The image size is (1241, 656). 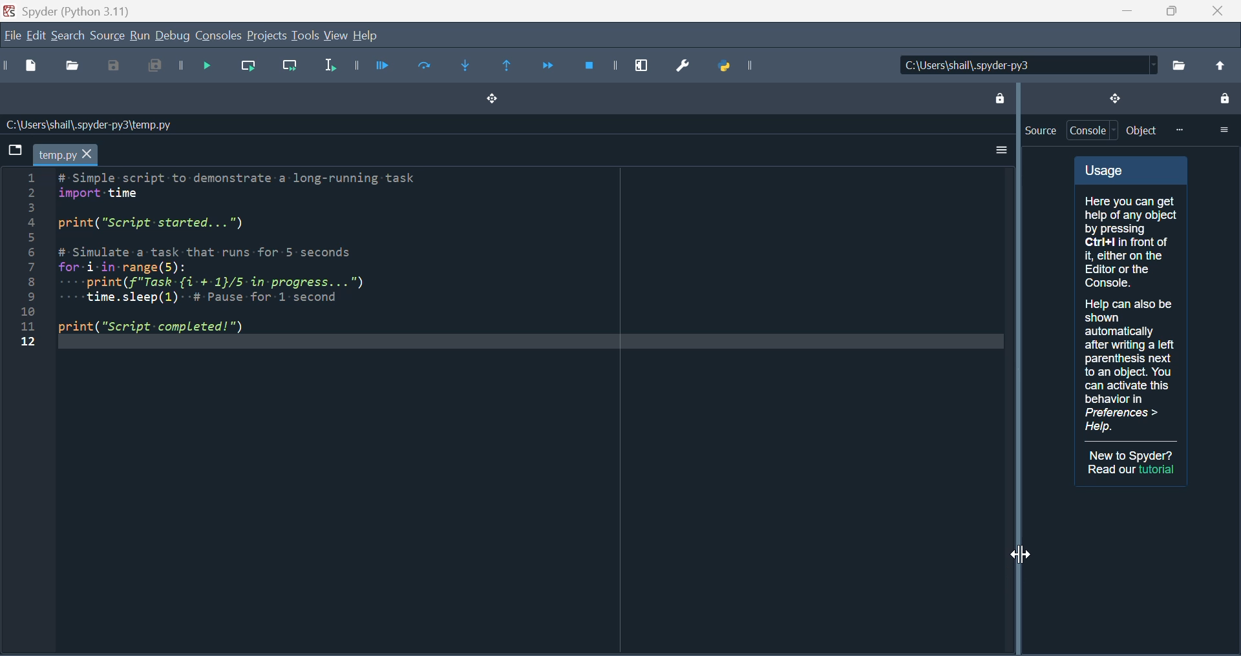 What do you see at coordinates (998, 150) in the screenshot?
I see `More options` at bounding box center [998, 150].